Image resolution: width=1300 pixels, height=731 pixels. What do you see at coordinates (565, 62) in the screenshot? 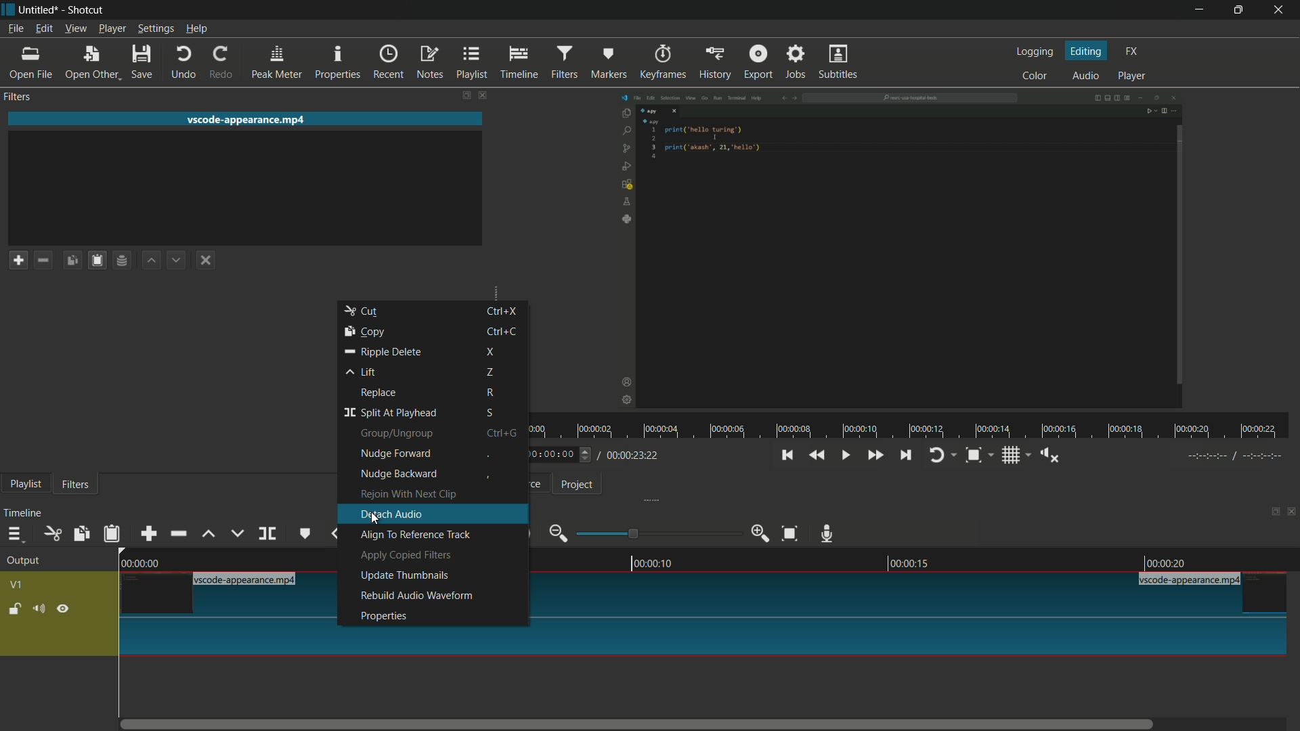
I see `filters` at bounding box center [565, 62].